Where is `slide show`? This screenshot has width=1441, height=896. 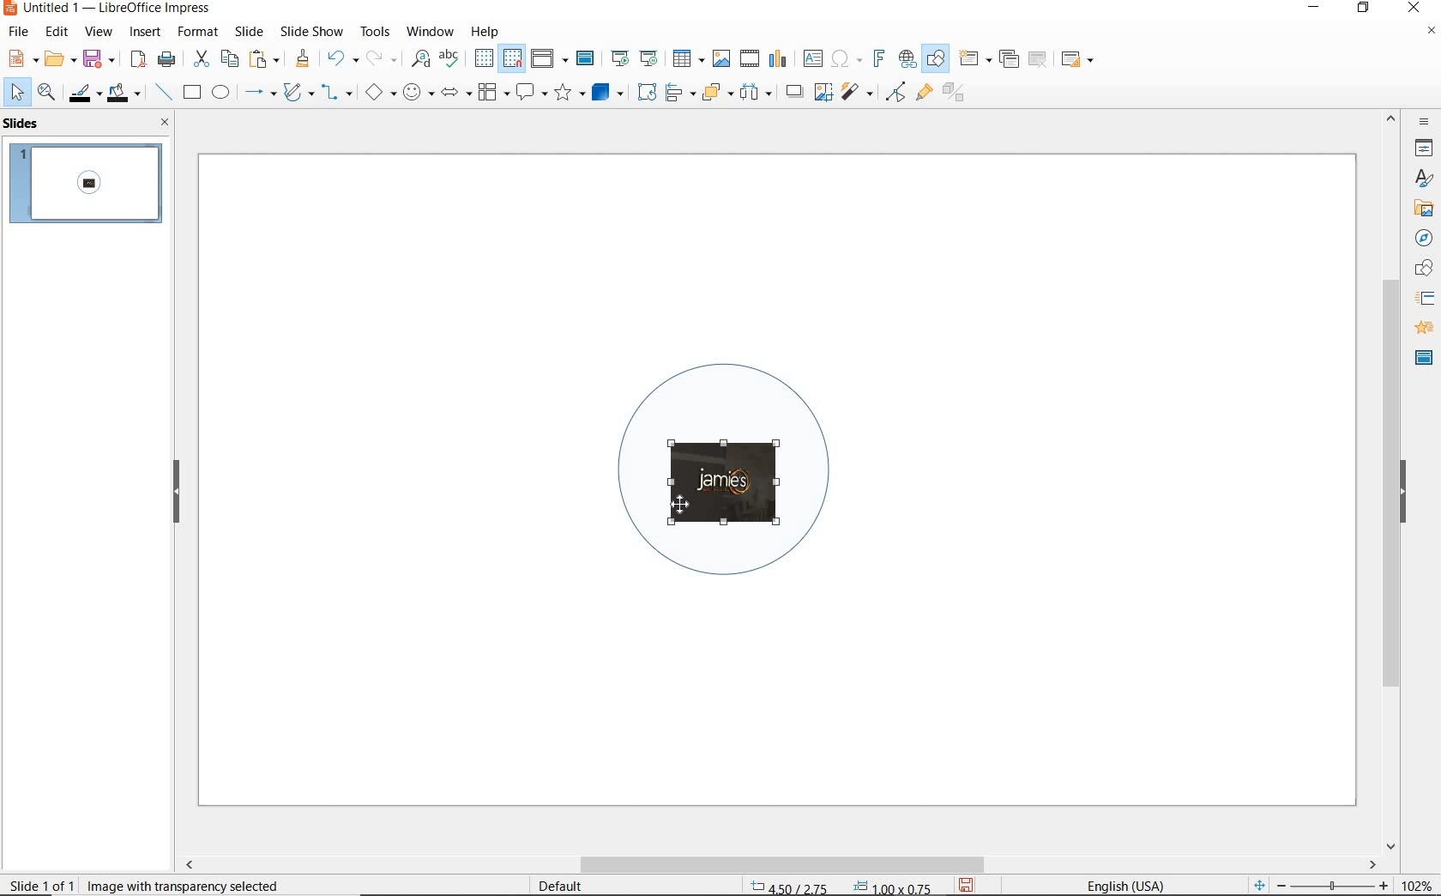 slide show is located at coordinates (311, 31).